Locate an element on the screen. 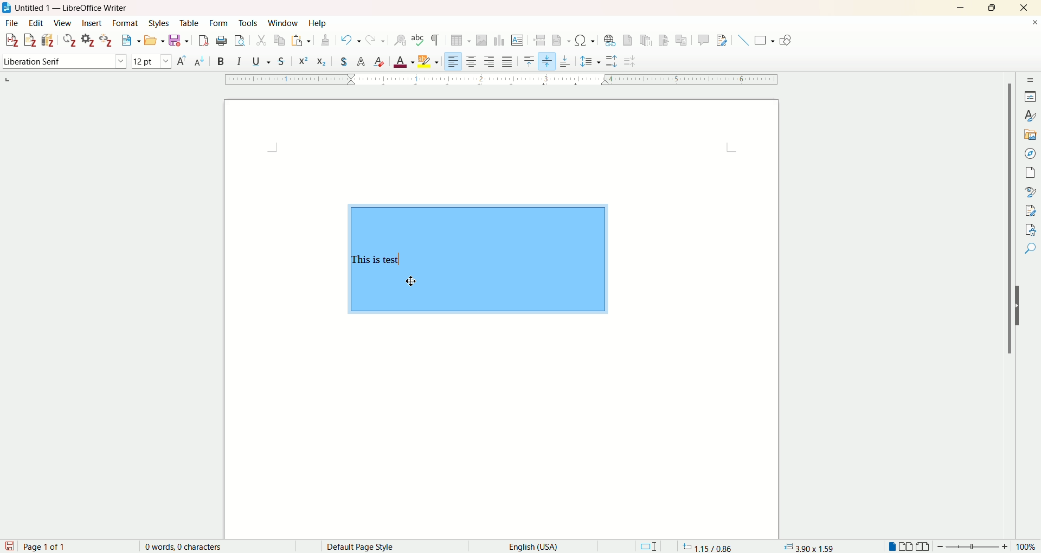 This screenshot has height=553, width=1041. hide is located at coordinates (1020, 305).